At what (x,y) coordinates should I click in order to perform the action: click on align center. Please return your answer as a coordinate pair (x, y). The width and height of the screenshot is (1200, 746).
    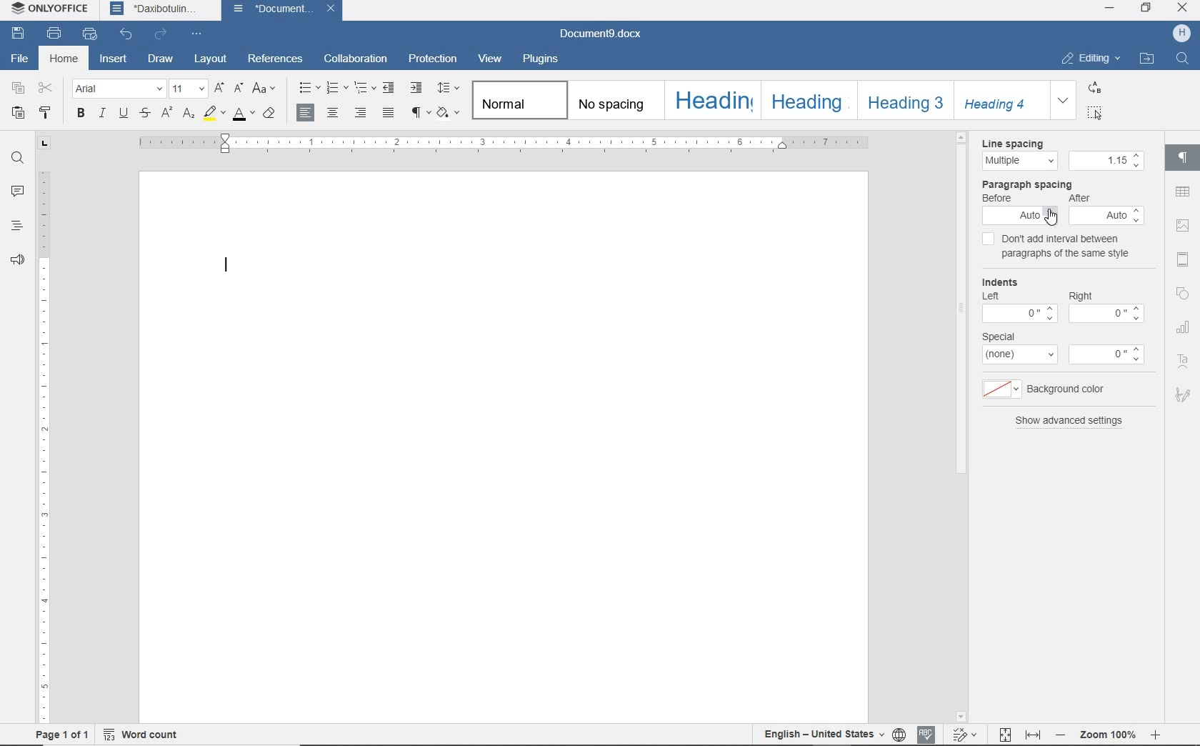
    Looking at the image, I should click on (334, 113).